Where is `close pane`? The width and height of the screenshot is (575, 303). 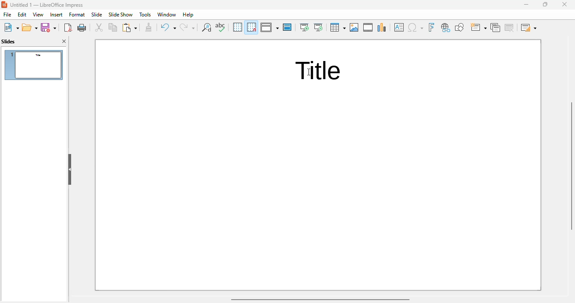 close pane is located at coordinates (64, 41).